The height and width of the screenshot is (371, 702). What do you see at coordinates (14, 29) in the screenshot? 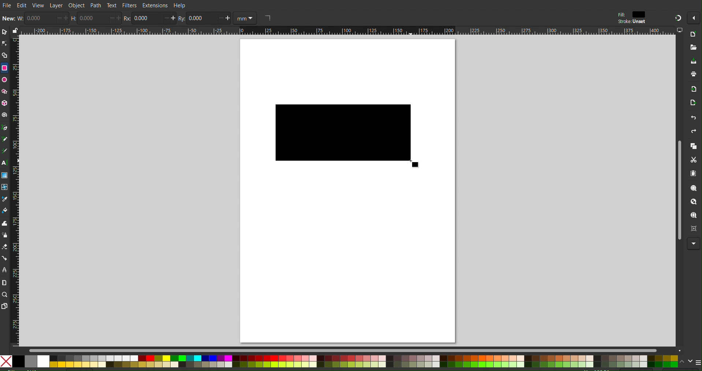
I see `lock` at bounding box center [14, 29].